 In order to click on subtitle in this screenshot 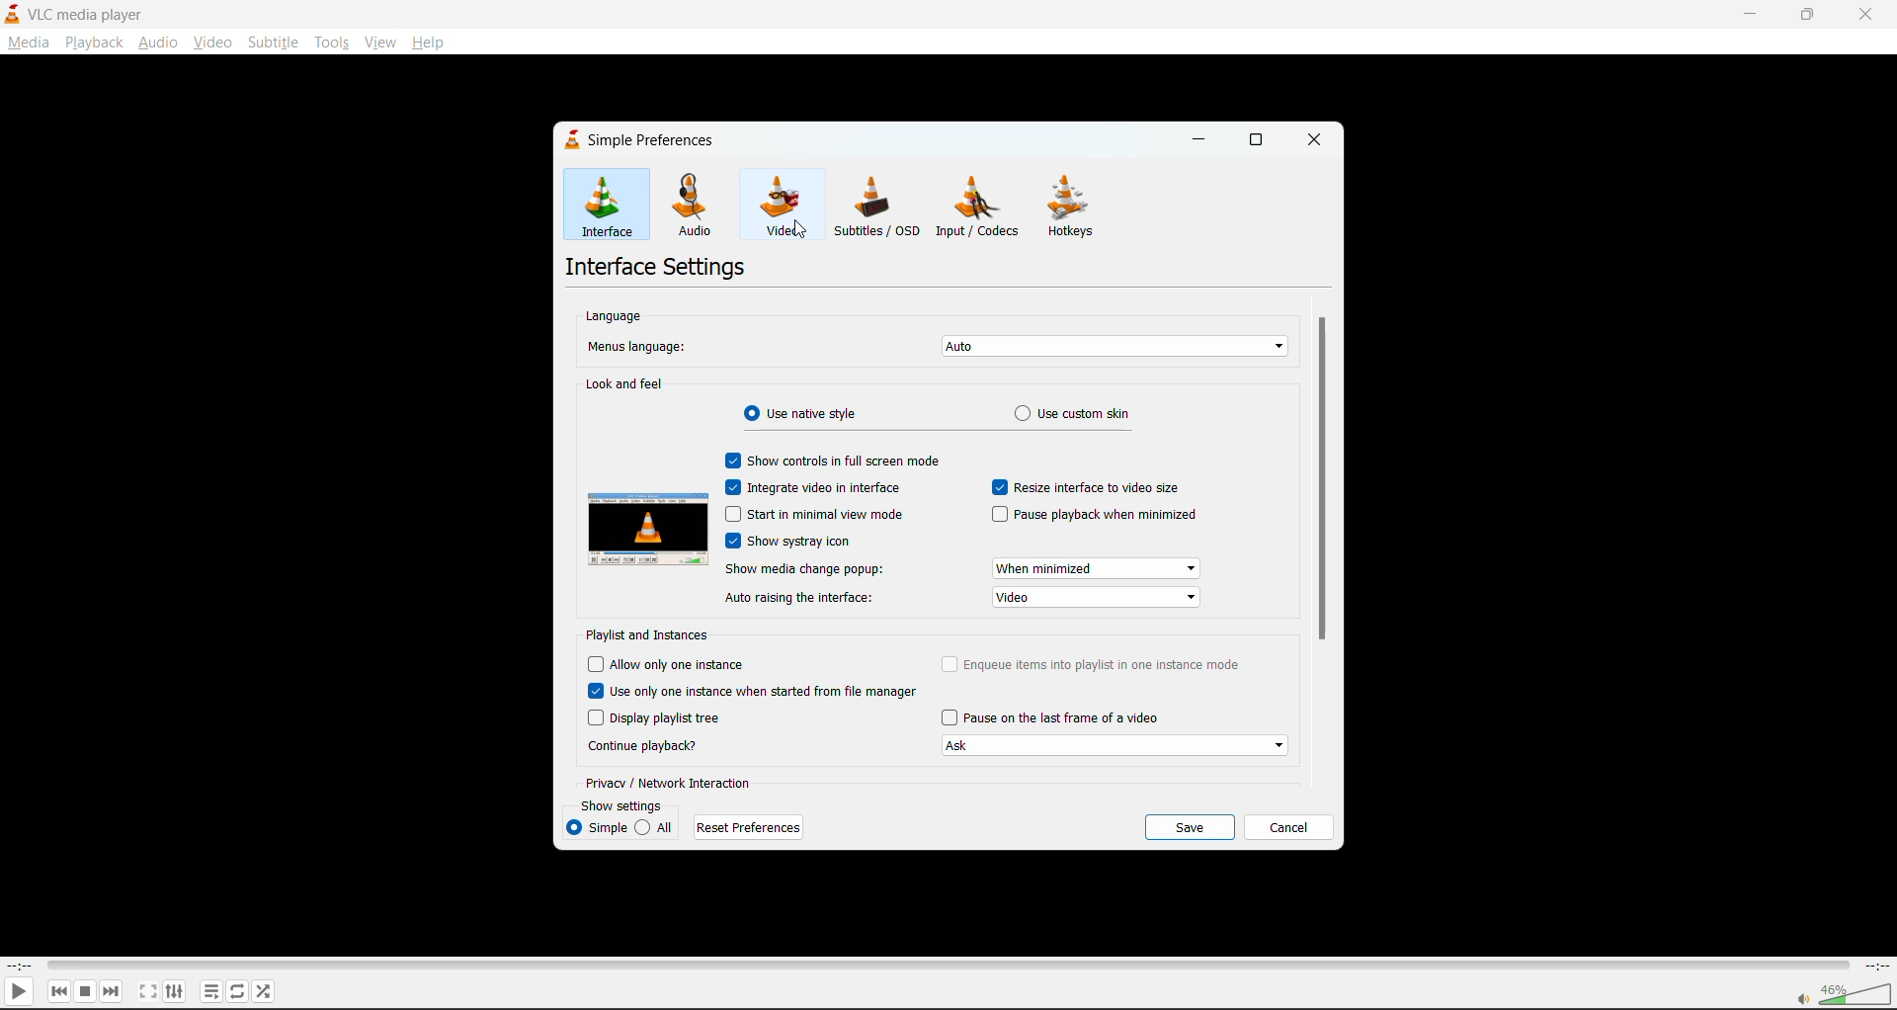, I will do `click(272, 40)`.